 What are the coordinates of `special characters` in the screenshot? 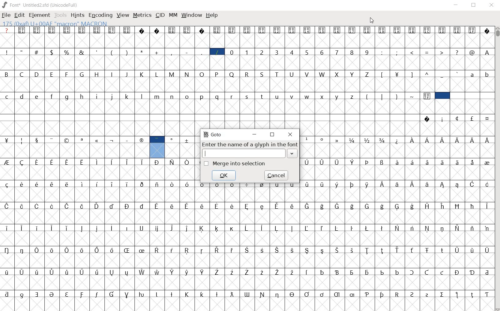 It's located at (7, 203).